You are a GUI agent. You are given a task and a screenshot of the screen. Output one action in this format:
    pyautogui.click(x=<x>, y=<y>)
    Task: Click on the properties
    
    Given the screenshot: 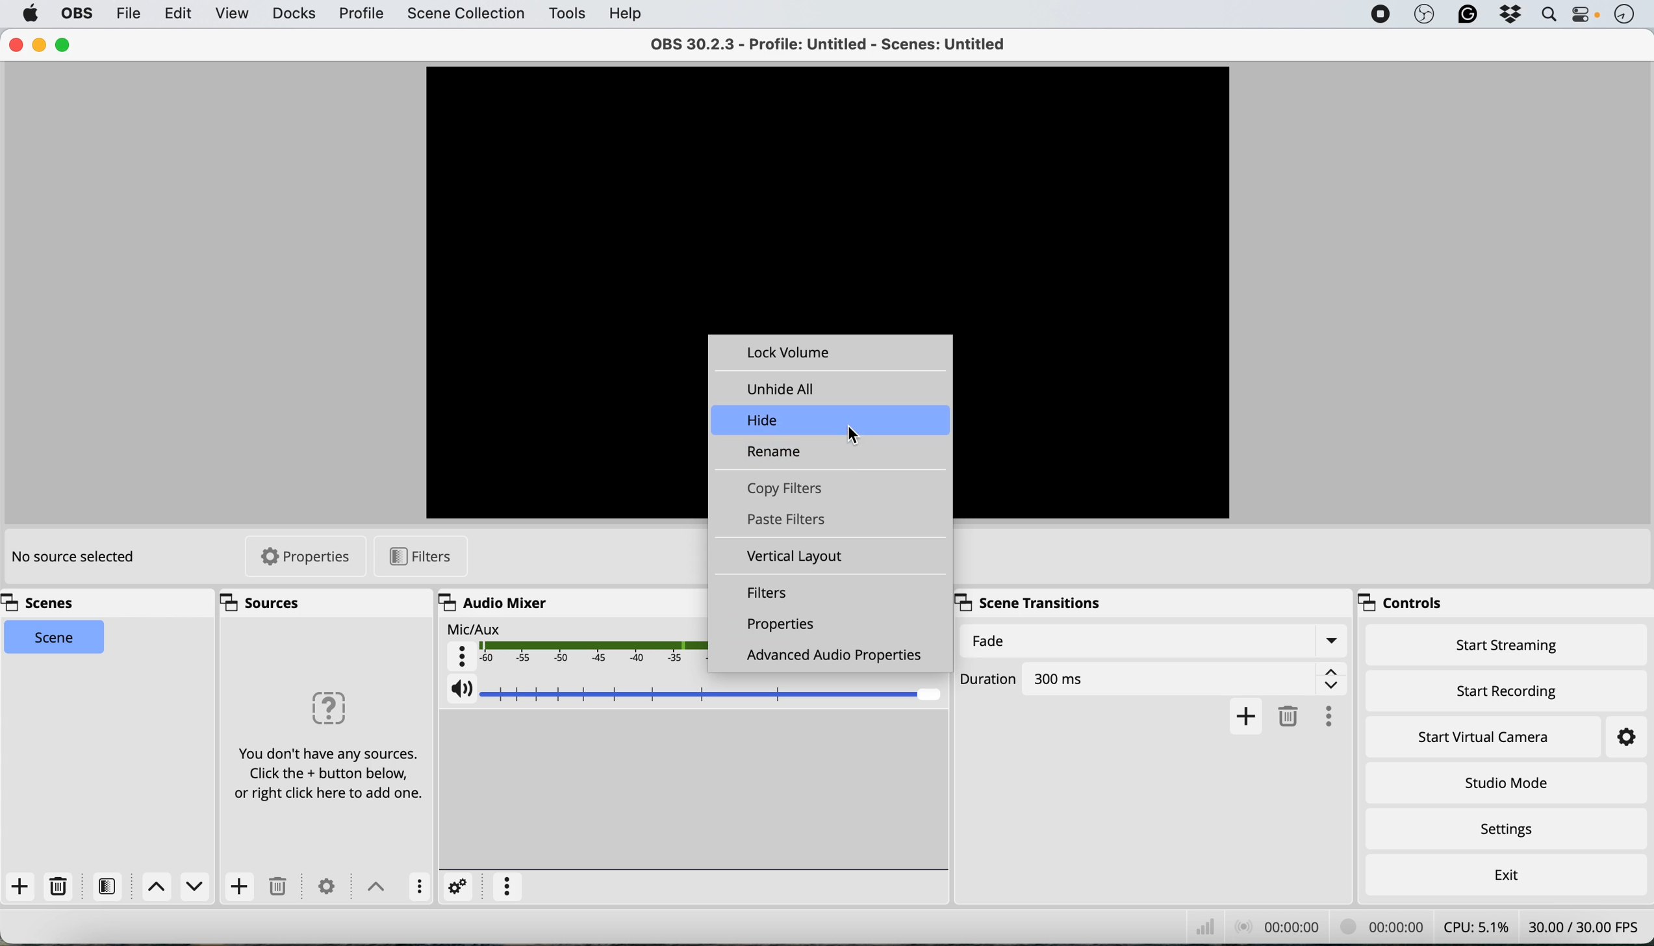 What is the action you would take?
    pyautogui.click(x=307, y=557)
    